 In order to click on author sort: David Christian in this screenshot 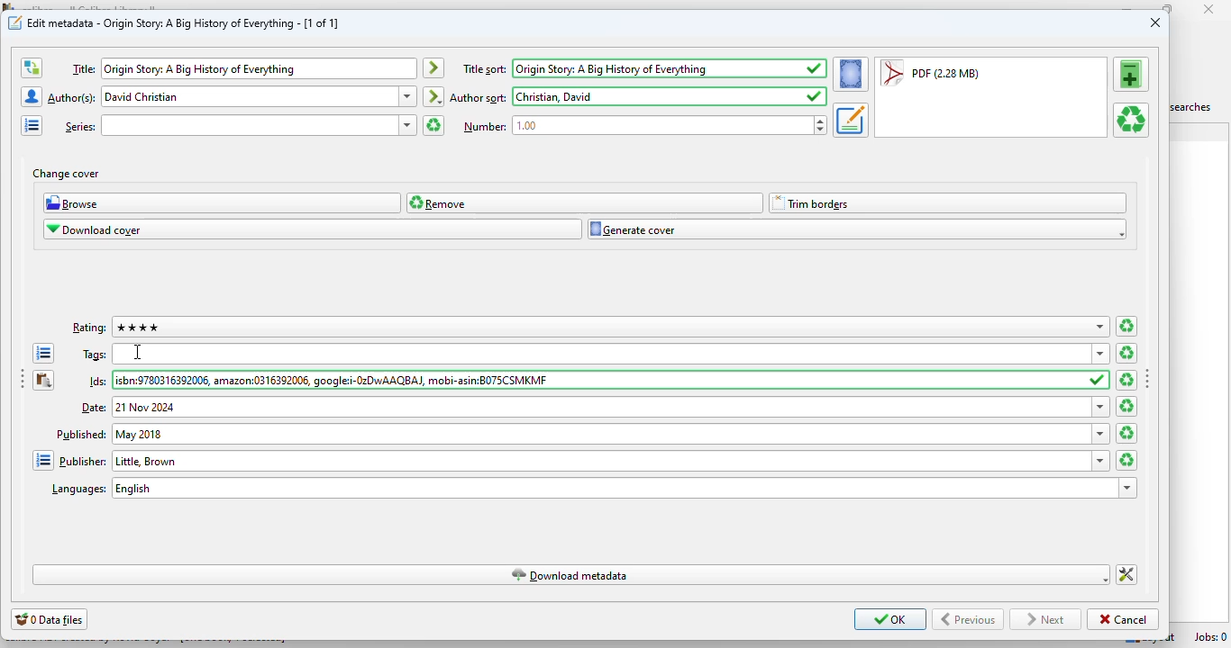, I will do `click(656, 96)`.